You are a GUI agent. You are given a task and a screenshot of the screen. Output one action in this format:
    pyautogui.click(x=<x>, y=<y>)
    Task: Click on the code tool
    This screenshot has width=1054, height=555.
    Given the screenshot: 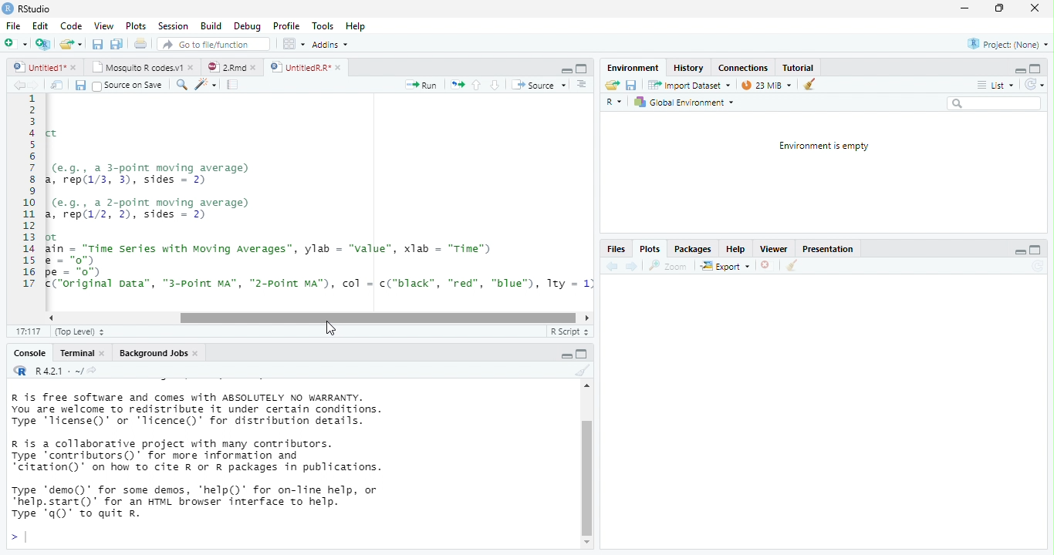 What is the action you would take?
    pyautogui.click(x=207, y=84)
    